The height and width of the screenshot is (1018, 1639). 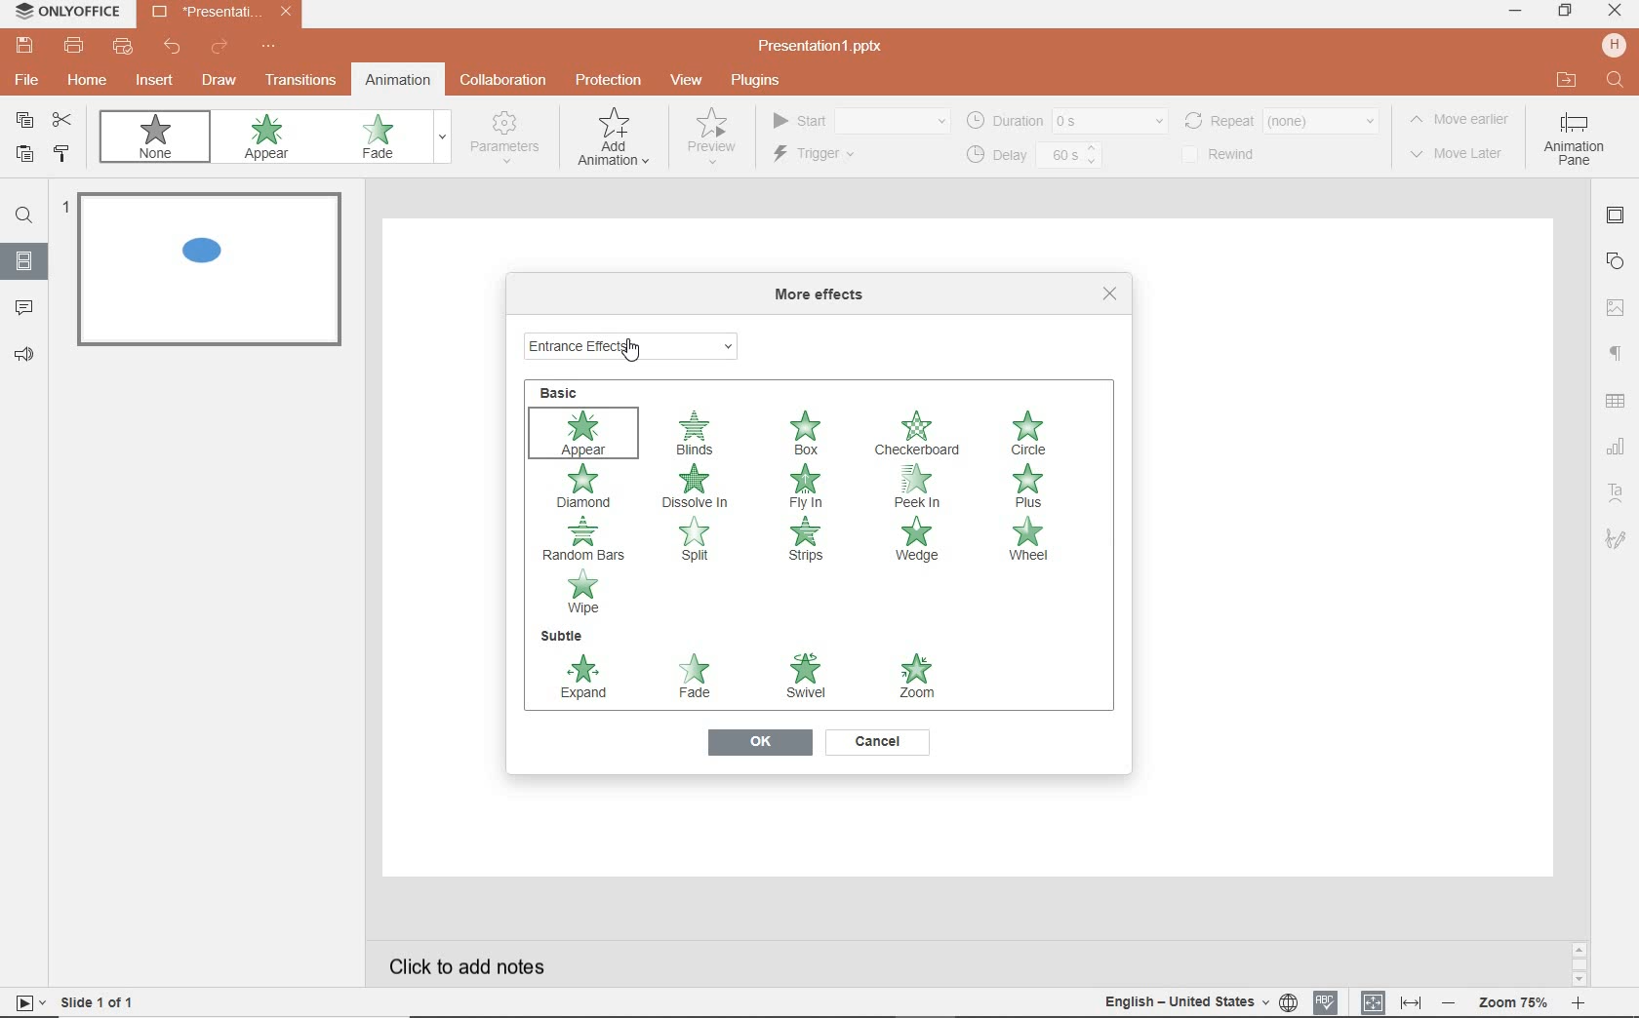 I want to click on paragraph settings, so click(x=1615, y=355).